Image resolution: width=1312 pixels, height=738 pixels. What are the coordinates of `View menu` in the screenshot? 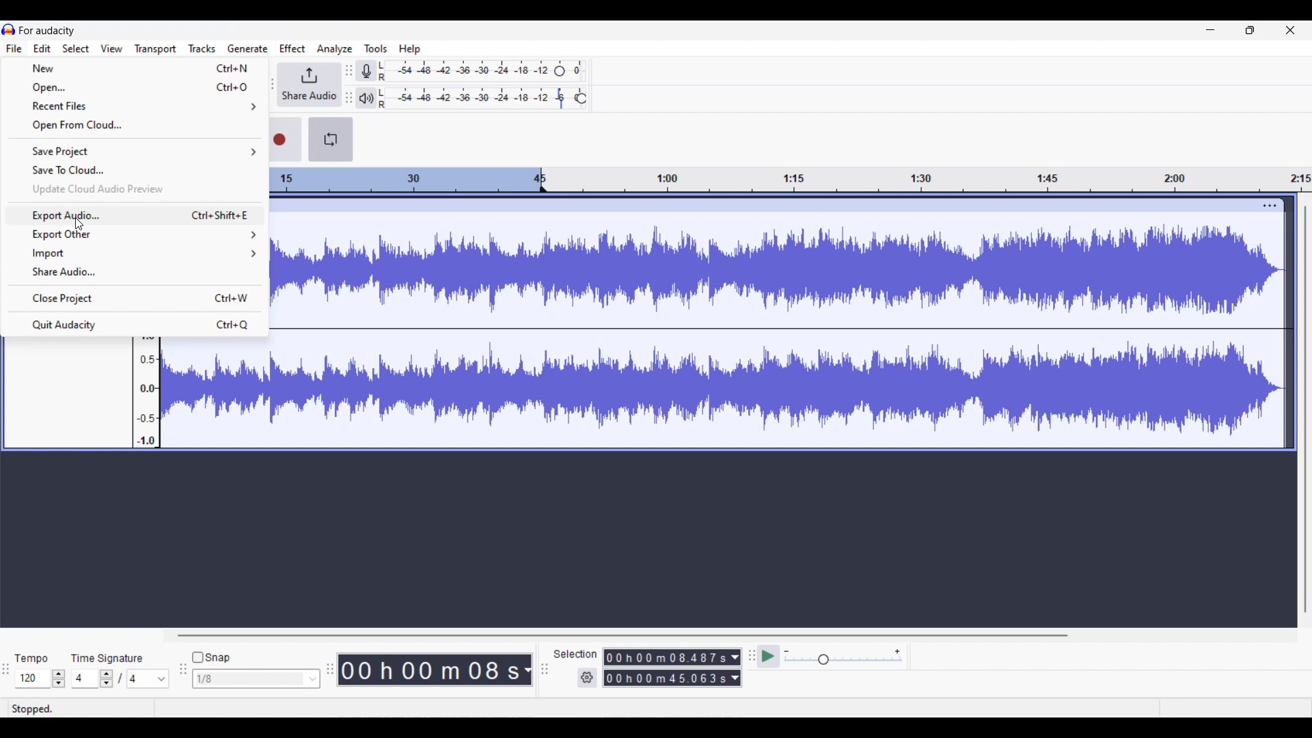 It's located at (112, 49).